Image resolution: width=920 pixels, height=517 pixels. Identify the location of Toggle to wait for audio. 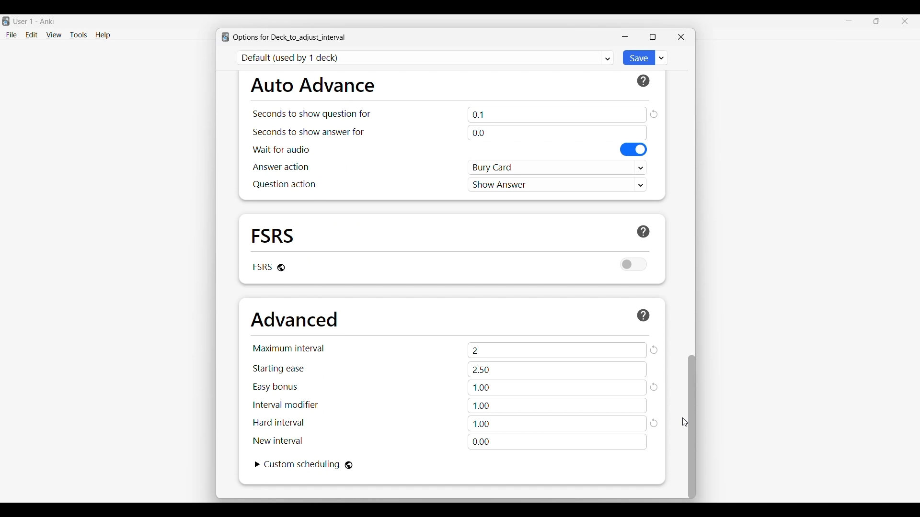
(634, 149).